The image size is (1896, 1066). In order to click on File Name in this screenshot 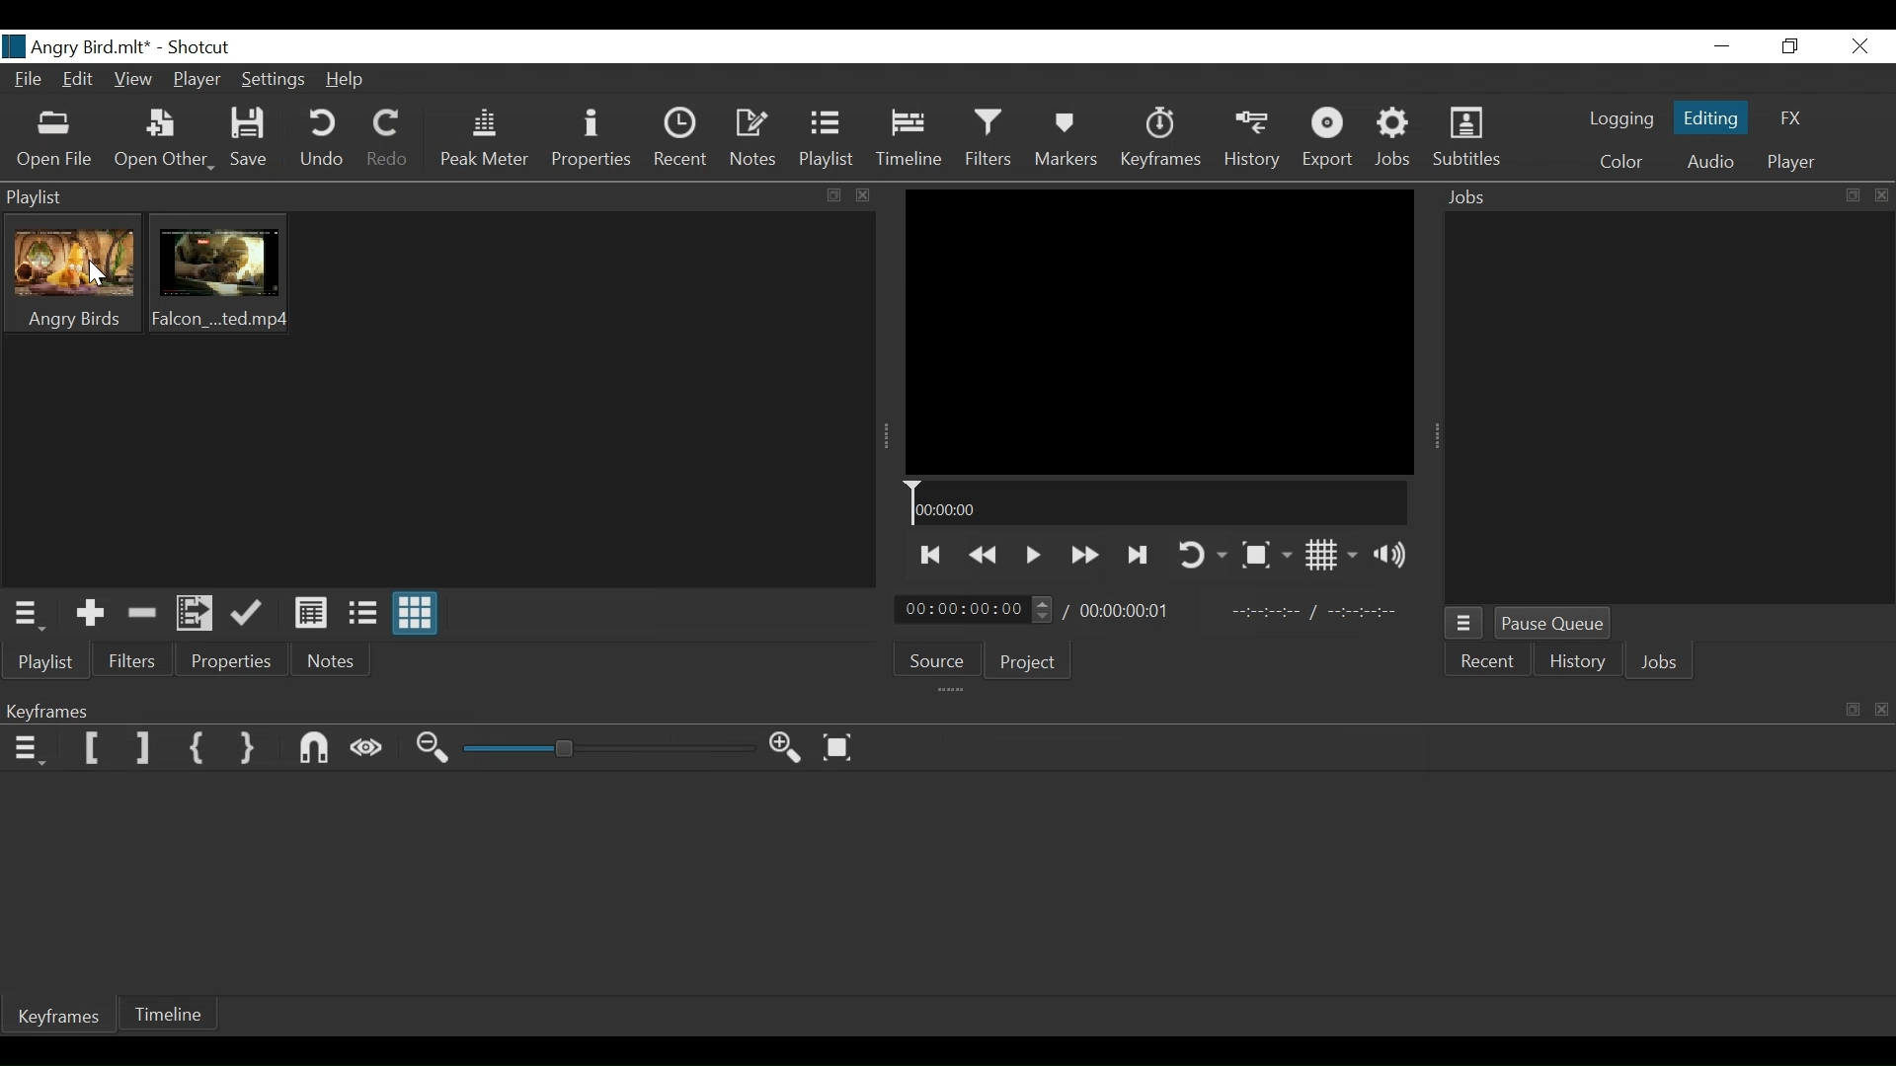, I will do `click(77, 46)`.